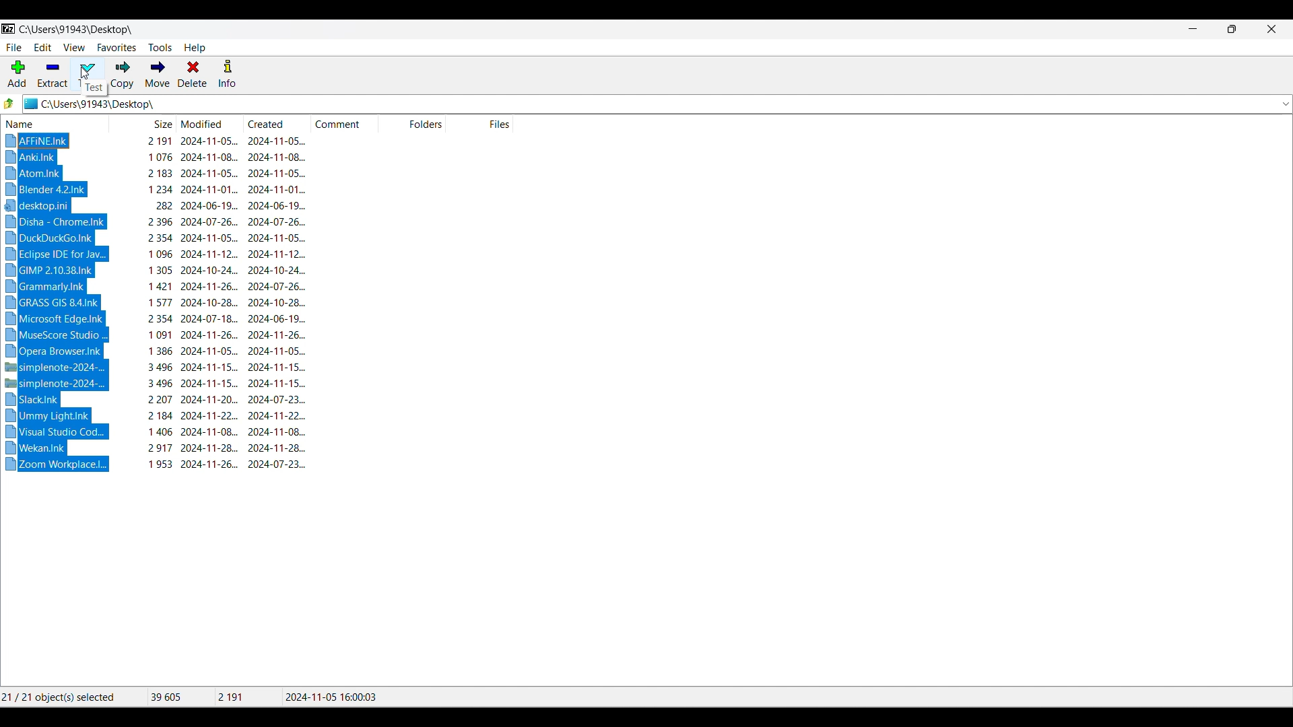 This screenshot has height=727, width=1293. I want to click on Extract, so click(53, 75).